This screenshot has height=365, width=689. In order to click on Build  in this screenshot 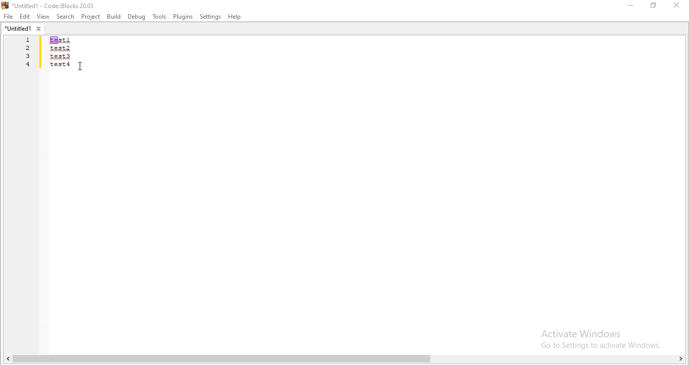, I will do `click(114, 16)`.